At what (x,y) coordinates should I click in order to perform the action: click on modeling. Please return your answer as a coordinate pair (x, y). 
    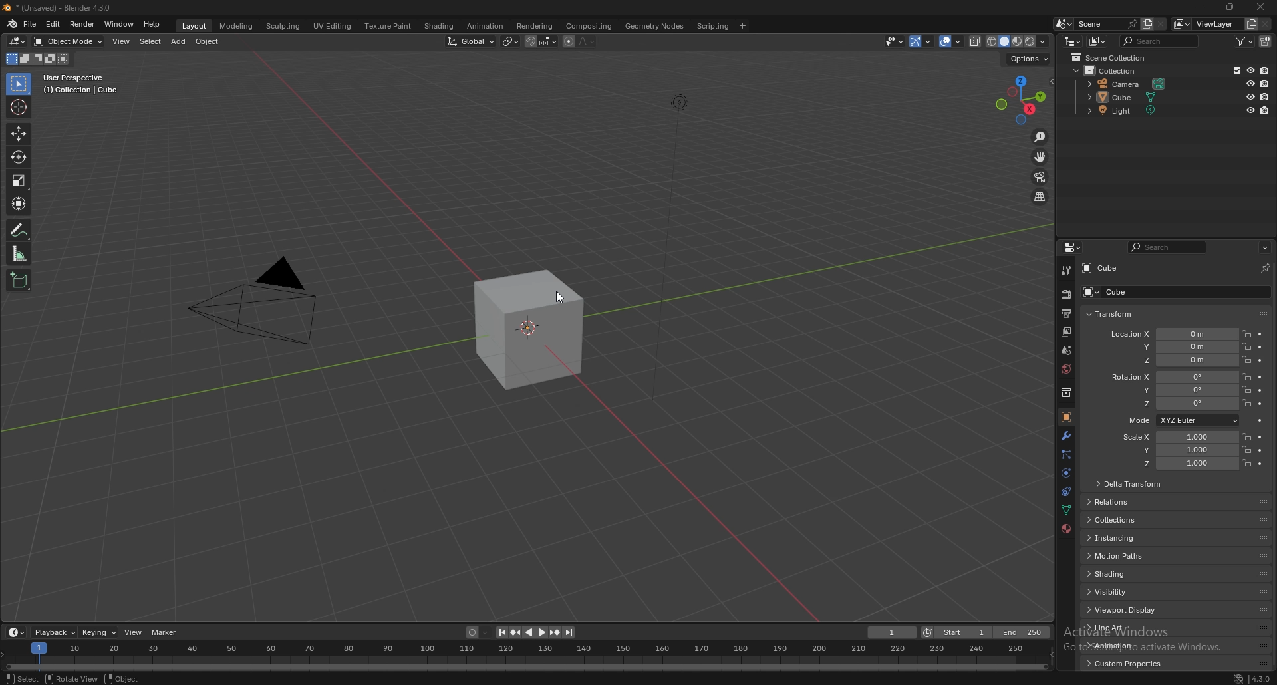
    Looking at the image, I should click on (235, 26).